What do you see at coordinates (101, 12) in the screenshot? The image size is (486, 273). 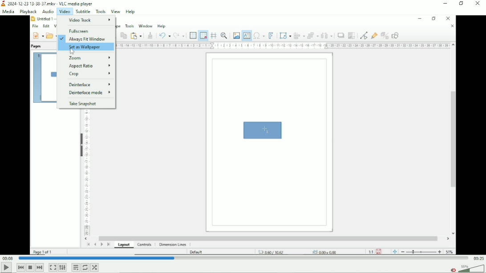 I see `Tools` at bounding box center [101, 12].